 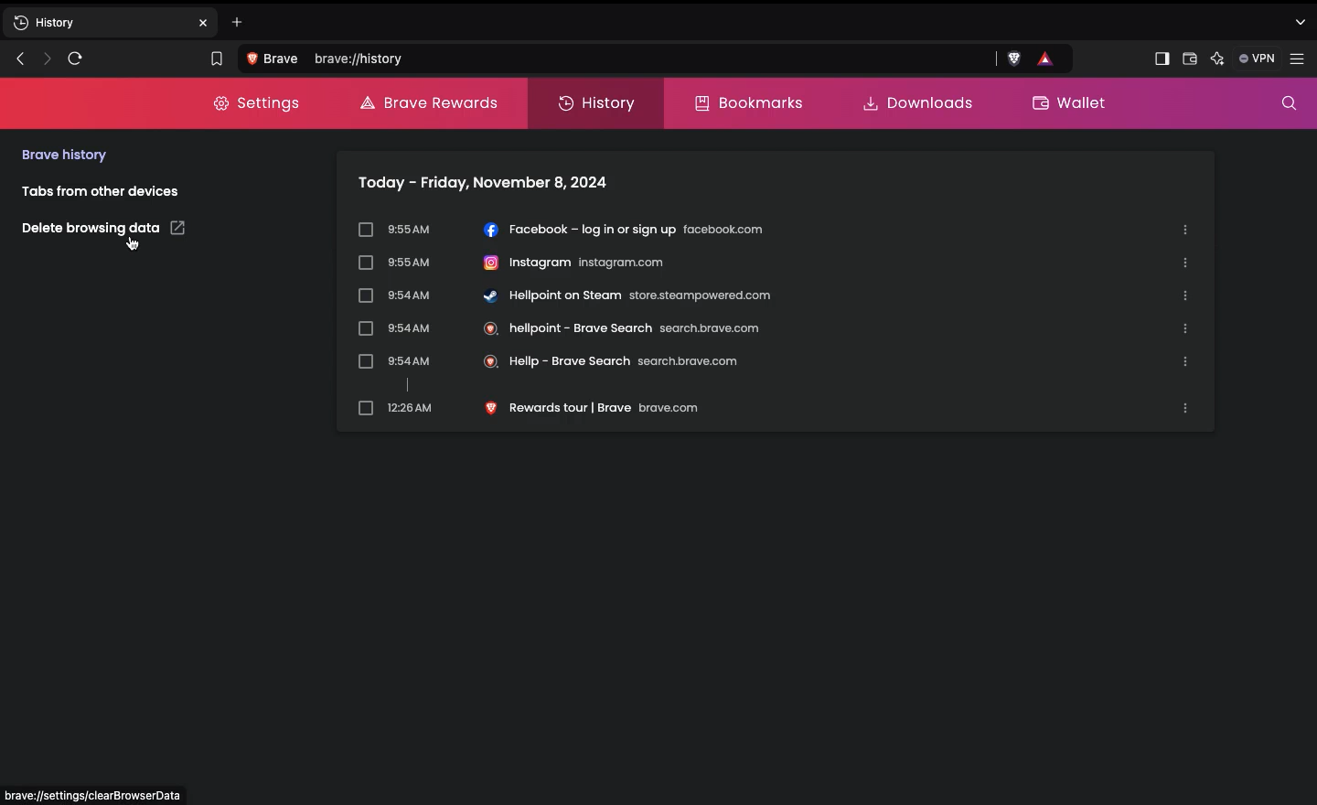 I want to click on today-friday, november 8, 2024, so click(x=483, y=180).